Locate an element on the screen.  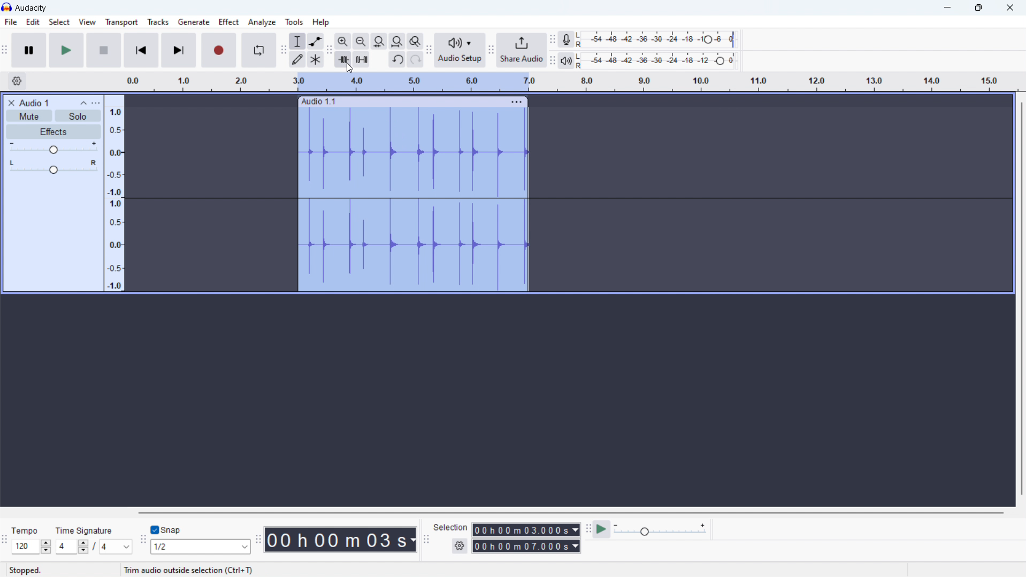
vertical scrollbar is located at coordinates (1020, 299).